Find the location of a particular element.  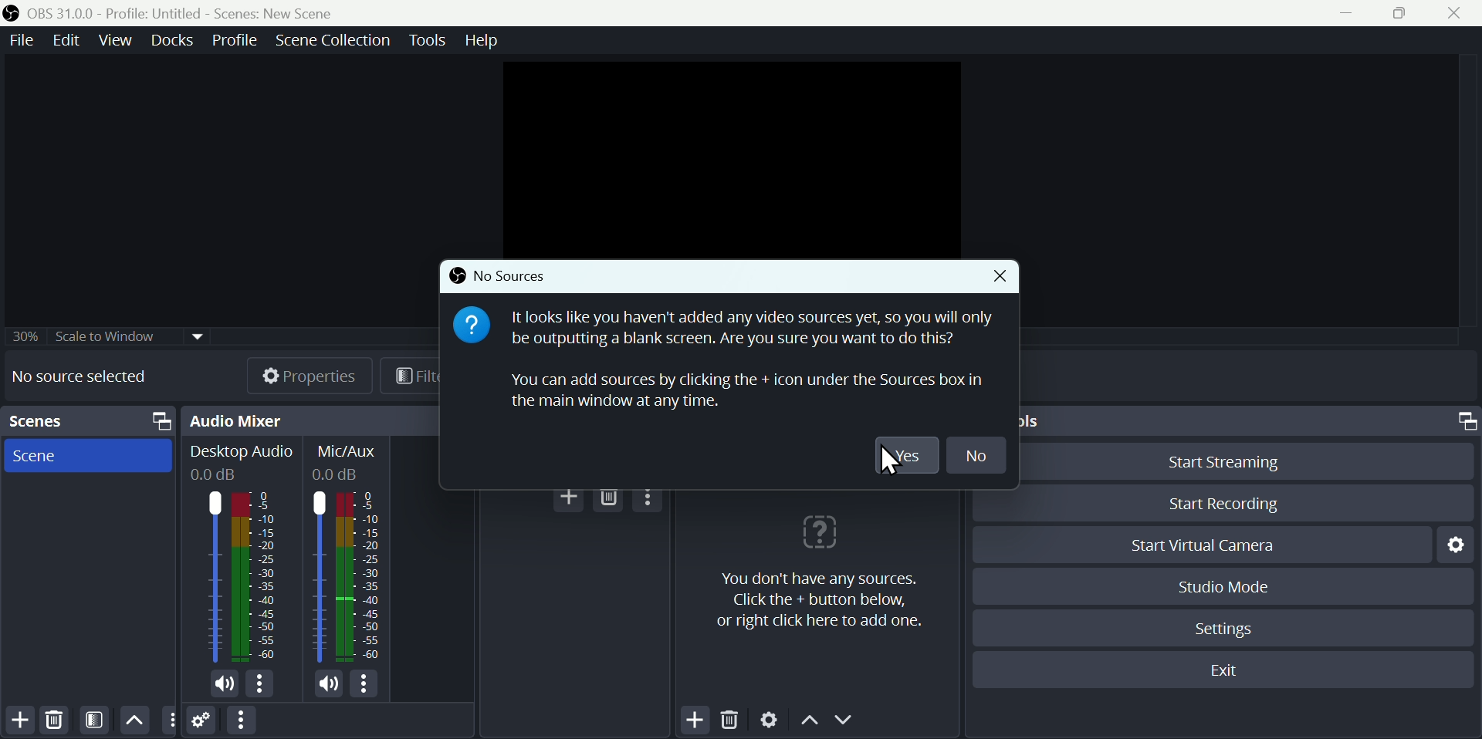

OBS 31.0 .0 profile column untitled scenes: new scene is located at coordinates (195, 12).